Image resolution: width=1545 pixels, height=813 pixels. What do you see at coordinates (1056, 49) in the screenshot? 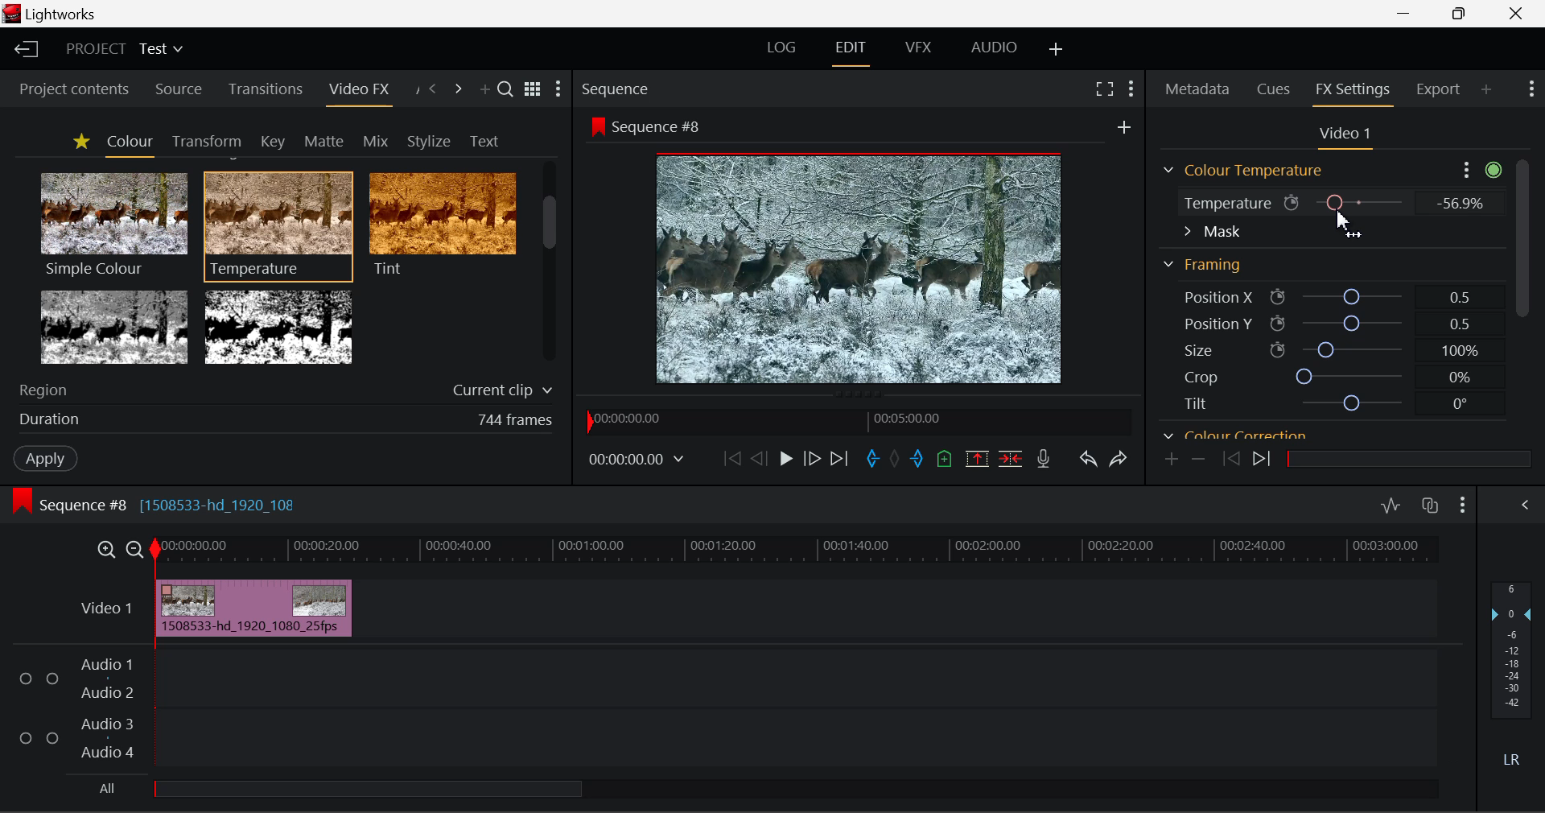
I see `Add Layout` at bounding box center [1056, 49].